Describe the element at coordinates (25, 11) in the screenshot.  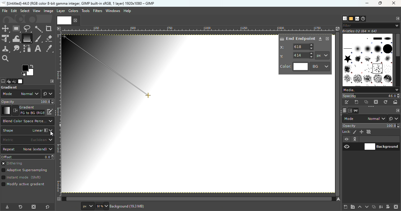
I see `Select` at that location.